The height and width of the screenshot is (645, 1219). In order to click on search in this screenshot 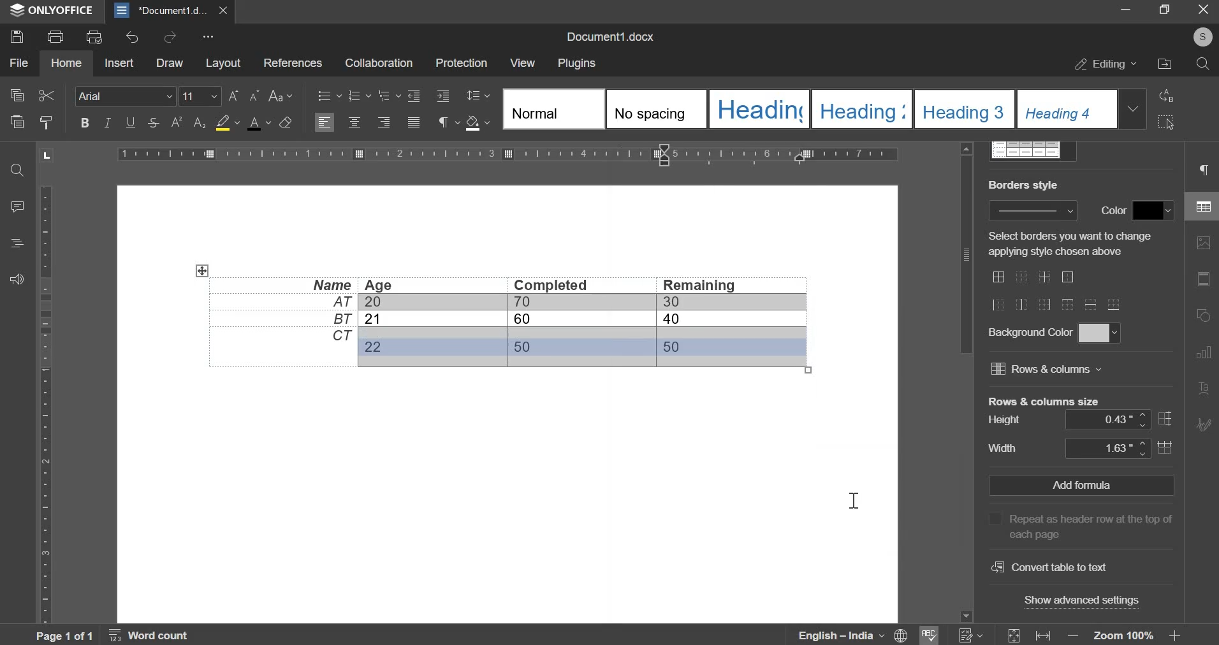, I will do `click(1203, 64)`.